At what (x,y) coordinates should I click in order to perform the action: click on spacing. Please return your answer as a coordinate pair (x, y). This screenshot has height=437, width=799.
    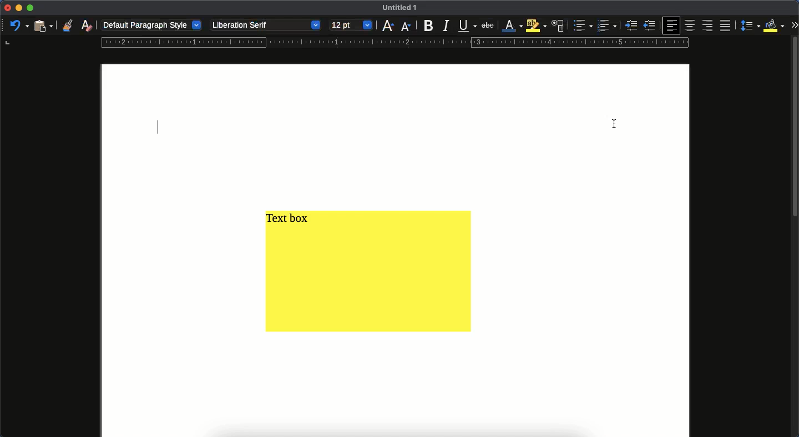
    Looking at the image, I should click on (751, 25).